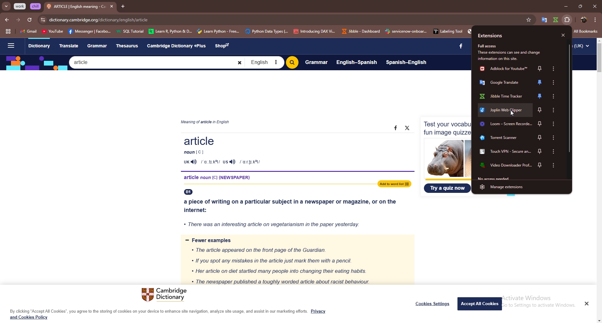 The width and height of the screenshot is (602, 323). I want to click on Close, so click(586, 303).